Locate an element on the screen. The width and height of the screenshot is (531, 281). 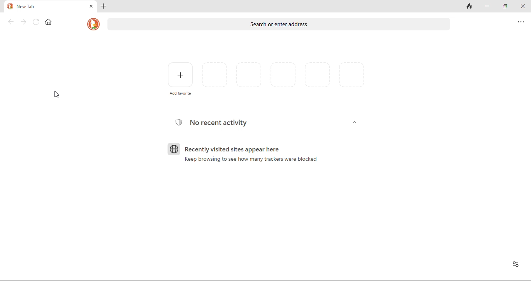
duckduckgo logo is located at coordinates (92, 25).